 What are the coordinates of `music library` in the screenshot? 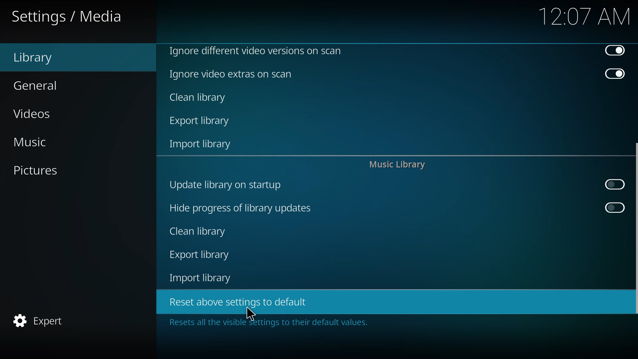 It's located at (396, 166).